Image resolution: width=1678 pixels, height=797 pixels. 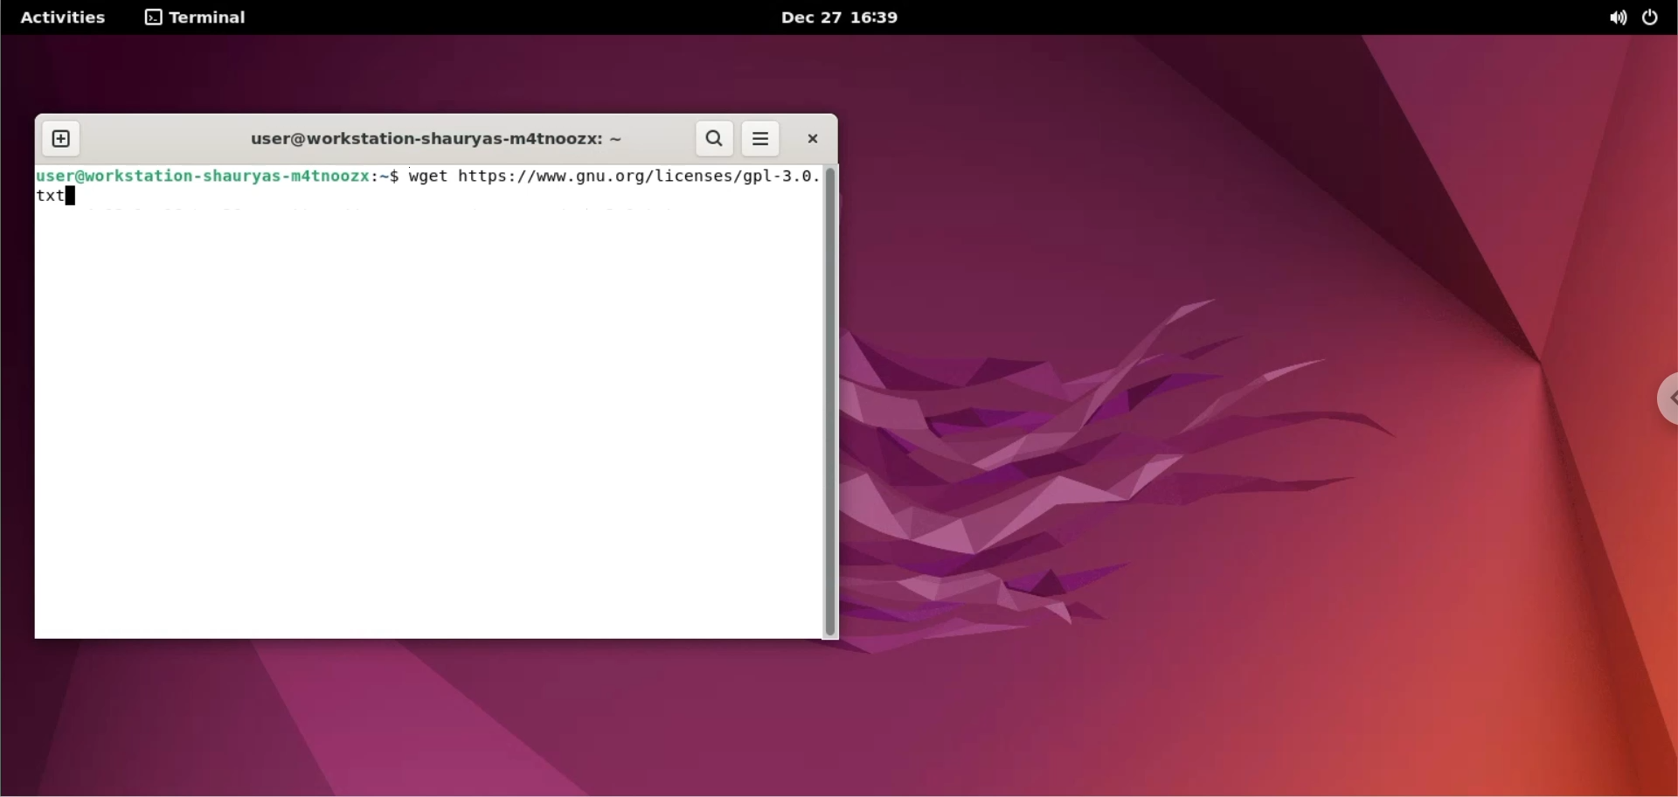 I want to click on wget https://www.gnu.org/licenses/gpl-3.0., so click(x=610, y=177).